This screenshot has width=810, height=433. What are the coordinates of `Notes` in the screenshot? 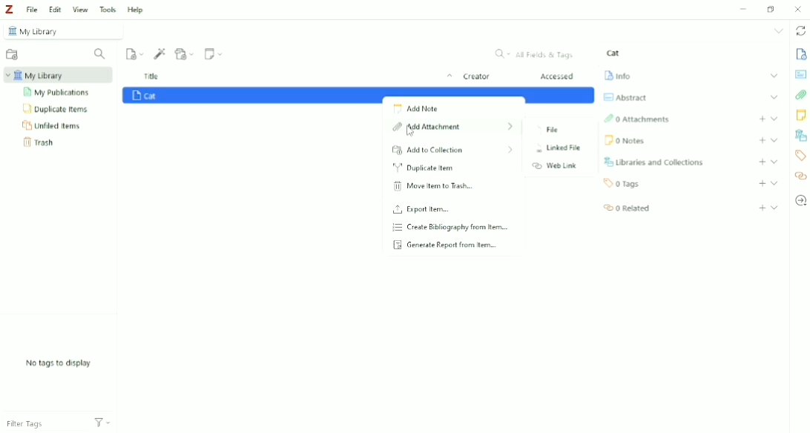 It's located at (801, 115).